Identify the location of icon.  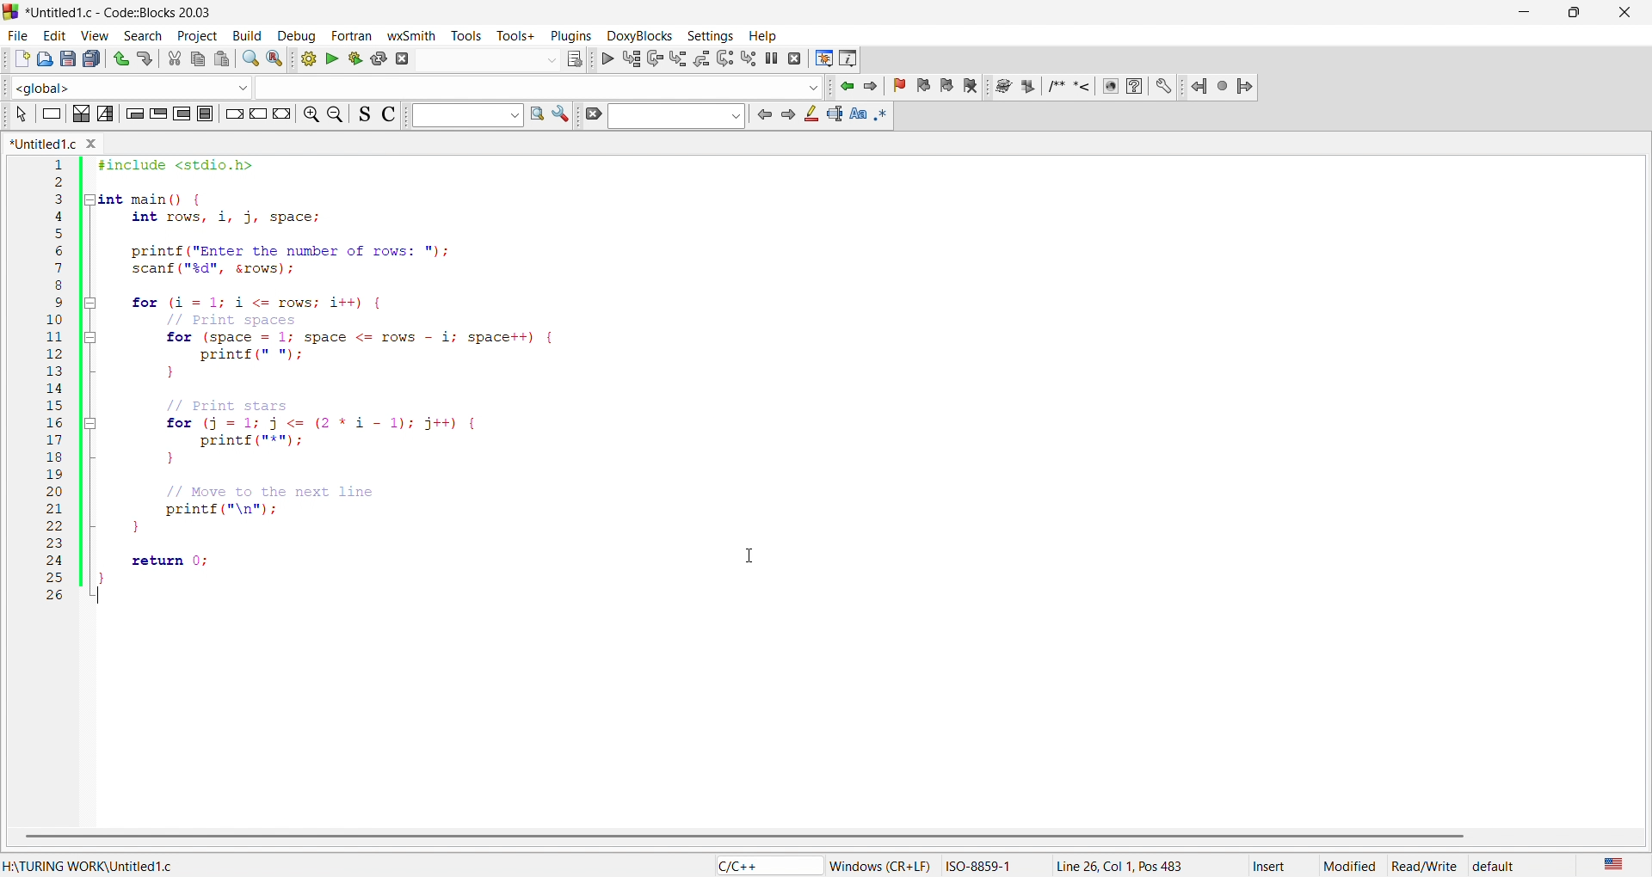
(180, 117).